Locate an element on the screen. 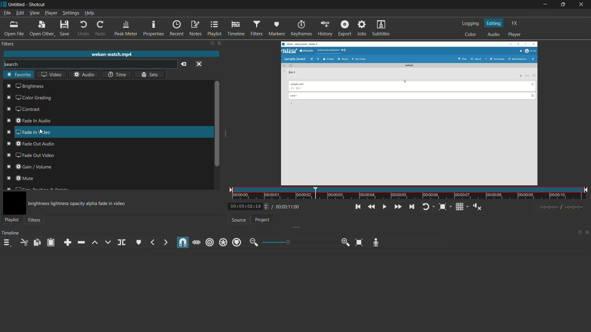  history is located at coordinates (325, 29).